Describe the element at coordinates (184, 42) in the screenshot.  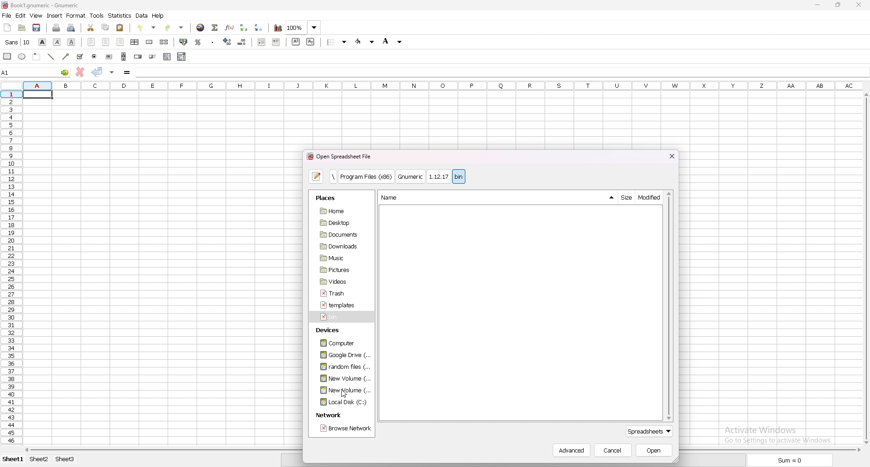
I see `accounting` at that location.